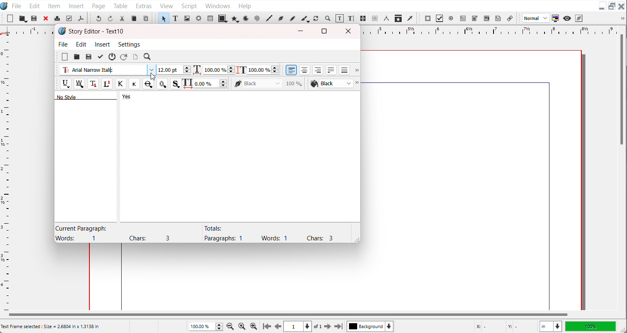 This screenshot has height=333, width=627. What do you see at coordinates (35, 19) in the screenshot?
I see `Open` at bounding box center [35, 19].